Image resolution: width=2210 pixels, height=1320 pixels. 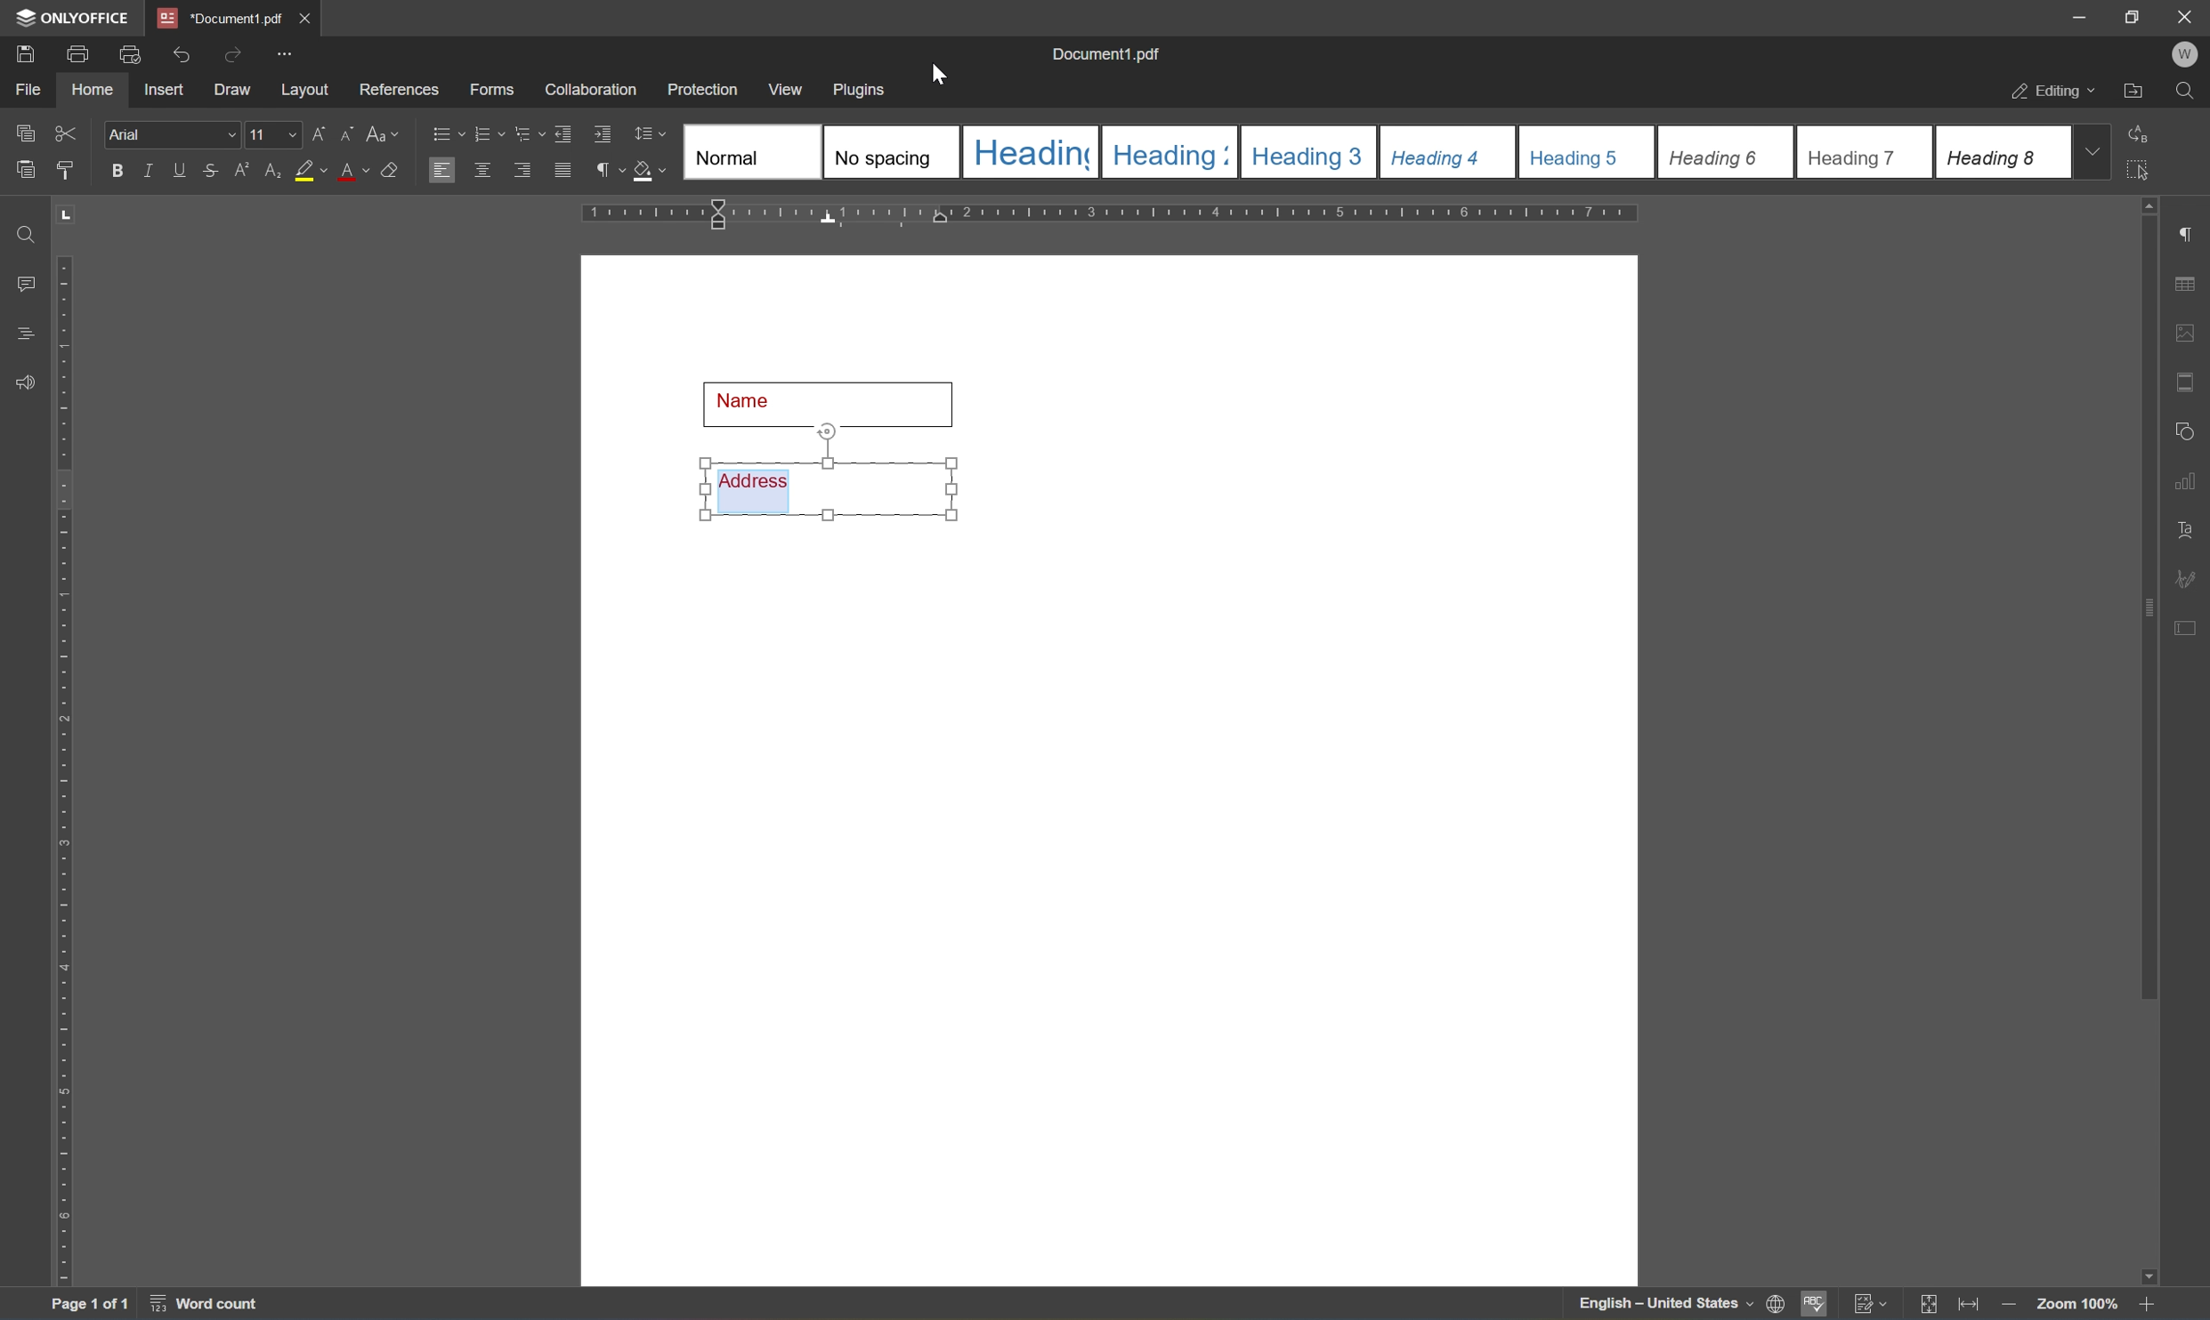 What do you see at coordinates (830, 475) in the screenshot?
I see `Address highlight` at bounding box center [830, 475].